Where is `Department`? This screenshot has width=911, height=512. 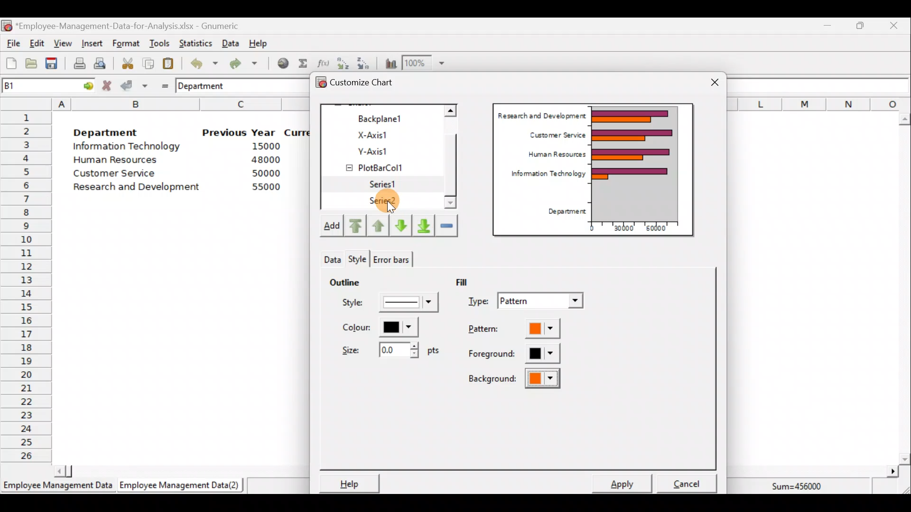
Department is located at coordinates (105, 130).